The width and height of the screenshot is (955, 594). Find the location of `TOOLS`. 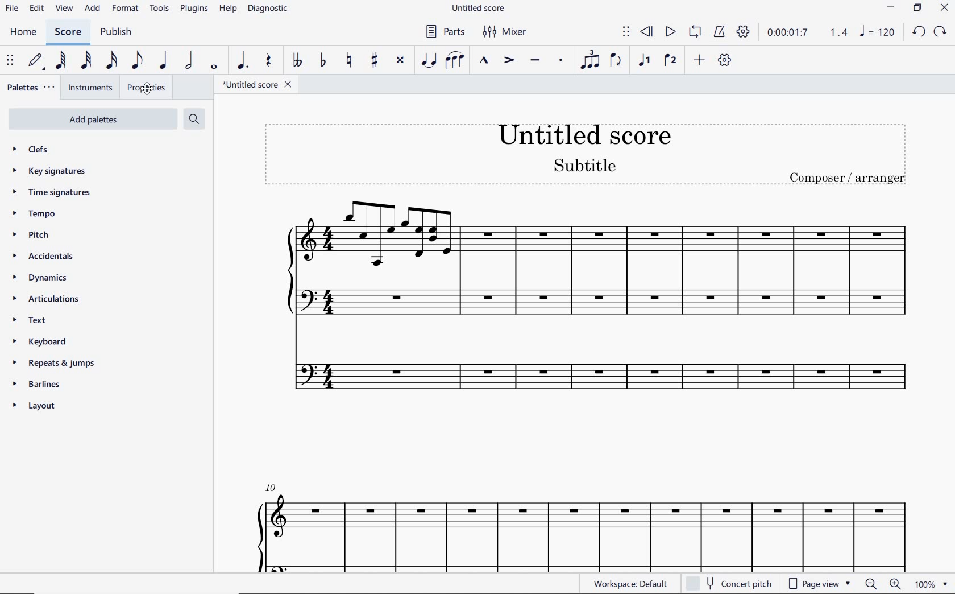

TOOLS is located at coordinates (160, 9).